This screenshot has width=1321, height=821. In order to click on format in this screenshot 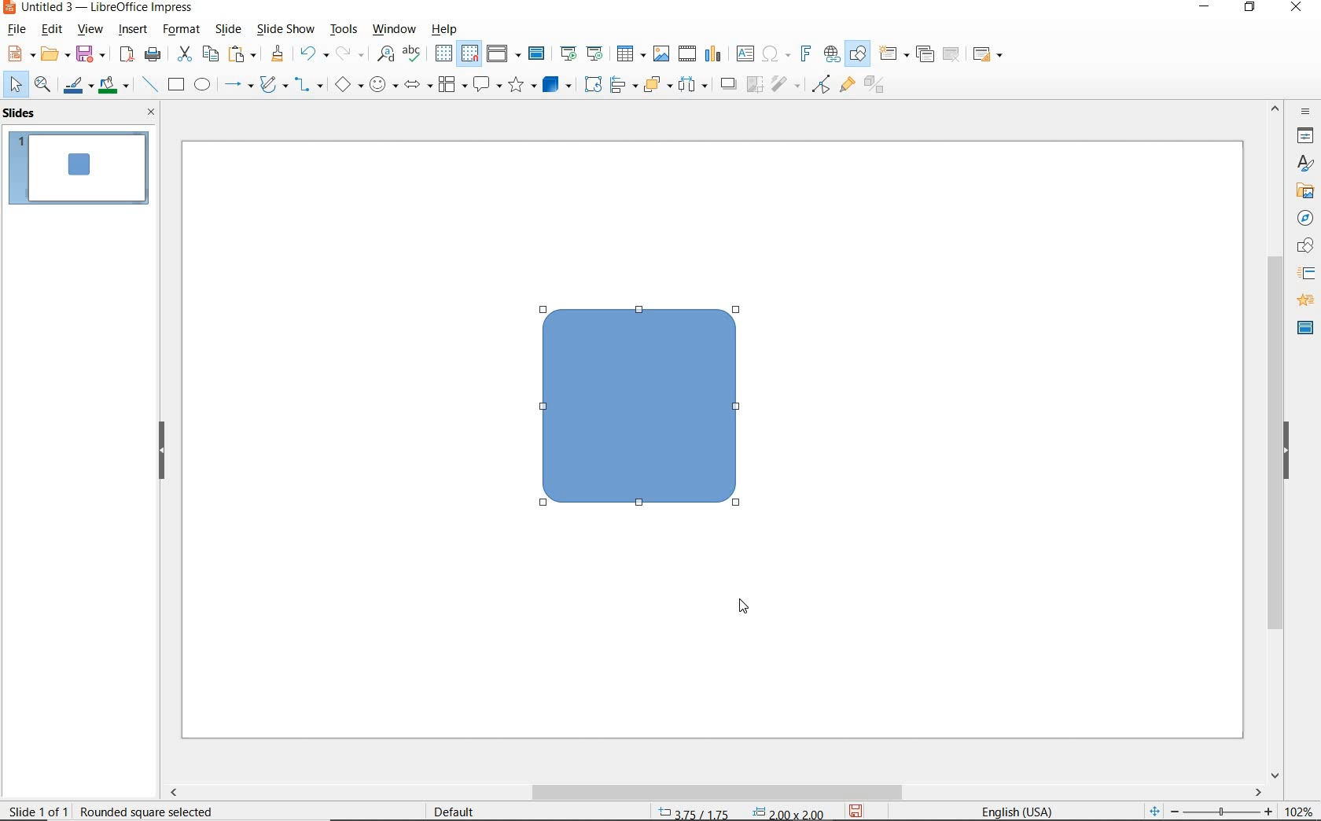, I will do `click(183, 30)`.